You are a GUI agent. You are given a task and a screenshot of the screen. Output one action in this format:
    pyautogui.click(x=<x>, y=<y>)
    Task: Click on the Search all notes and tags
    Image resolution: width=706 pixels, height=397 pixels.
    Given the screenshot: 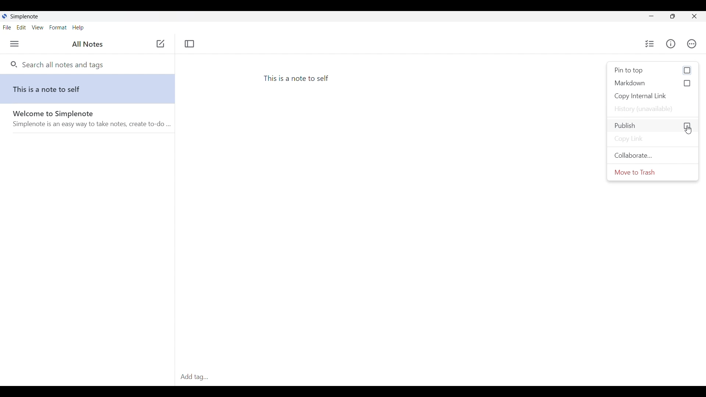 What is the action you would take?
    pyautogui.click(x=62, y=64)
    